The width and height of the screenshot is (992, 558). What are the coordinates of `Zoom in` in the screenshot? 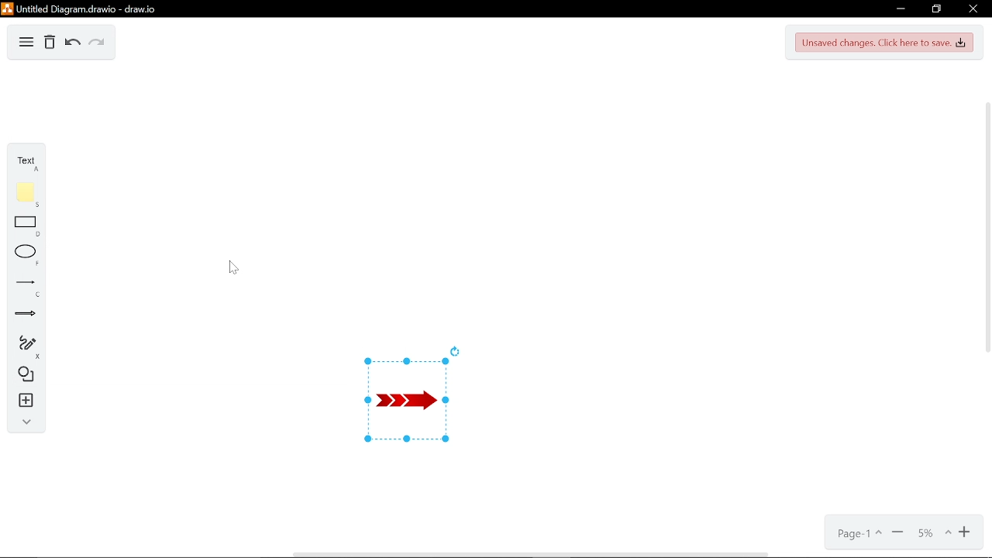 It's located at (963, 531).